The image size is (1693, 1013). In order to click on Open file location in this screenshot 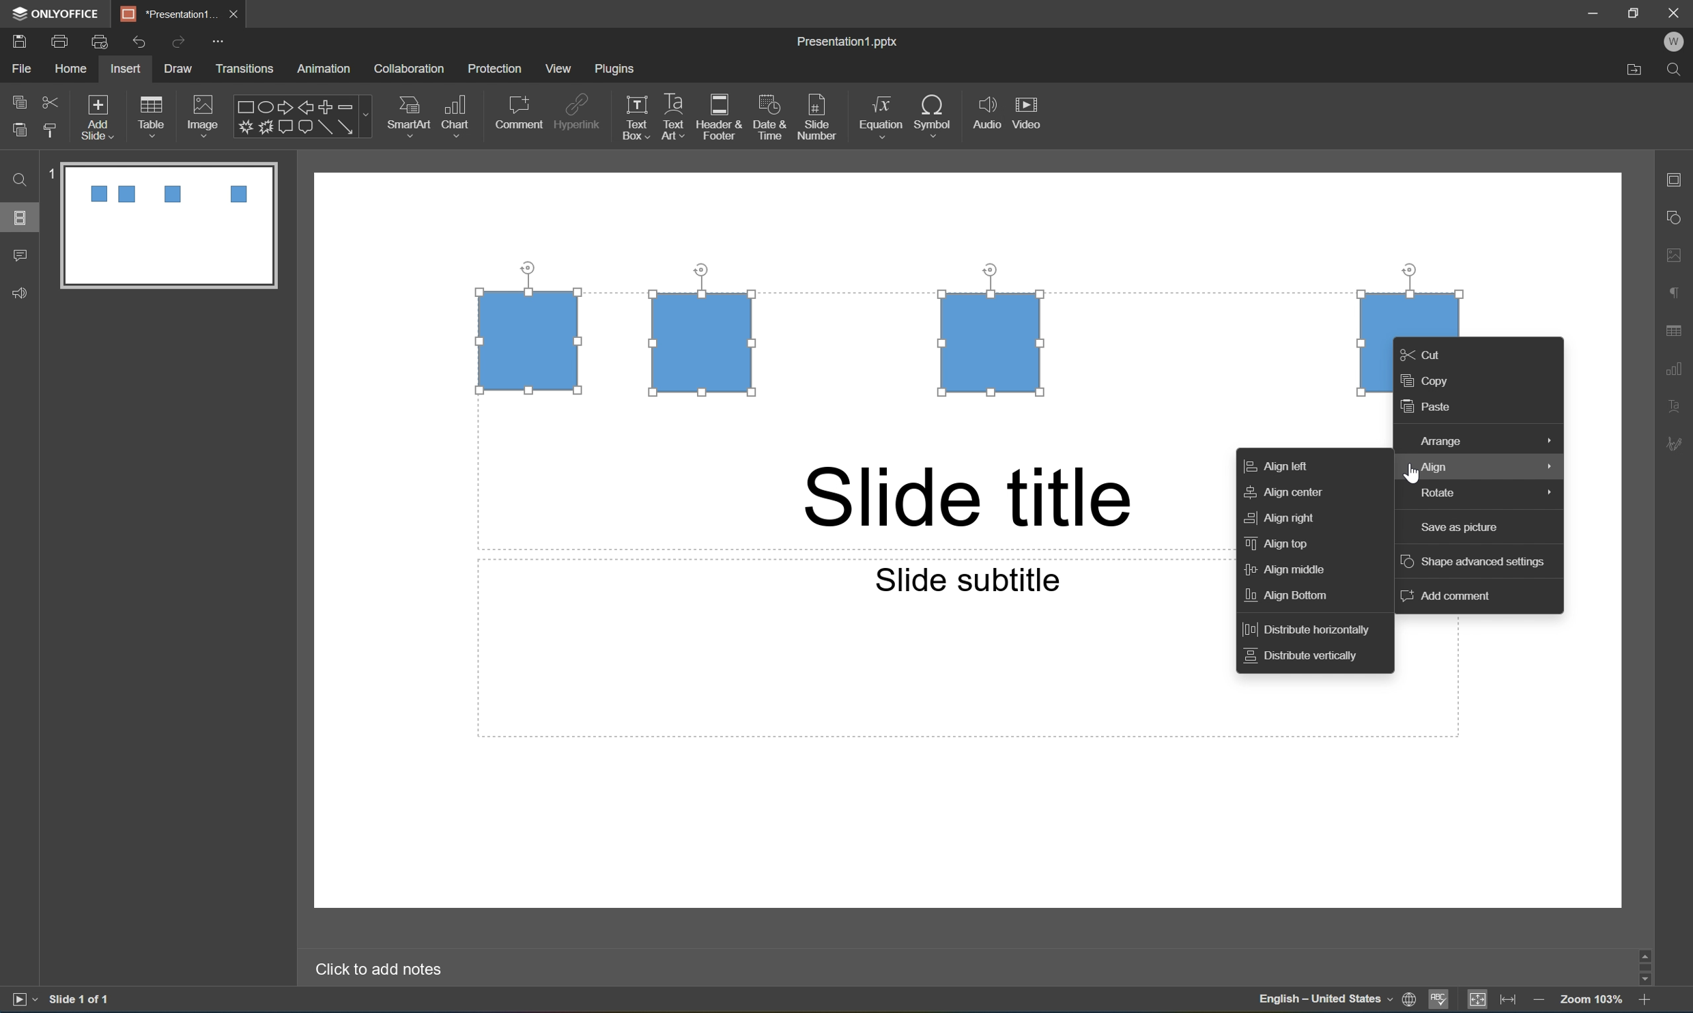, I will do `click(1632, 72)`.